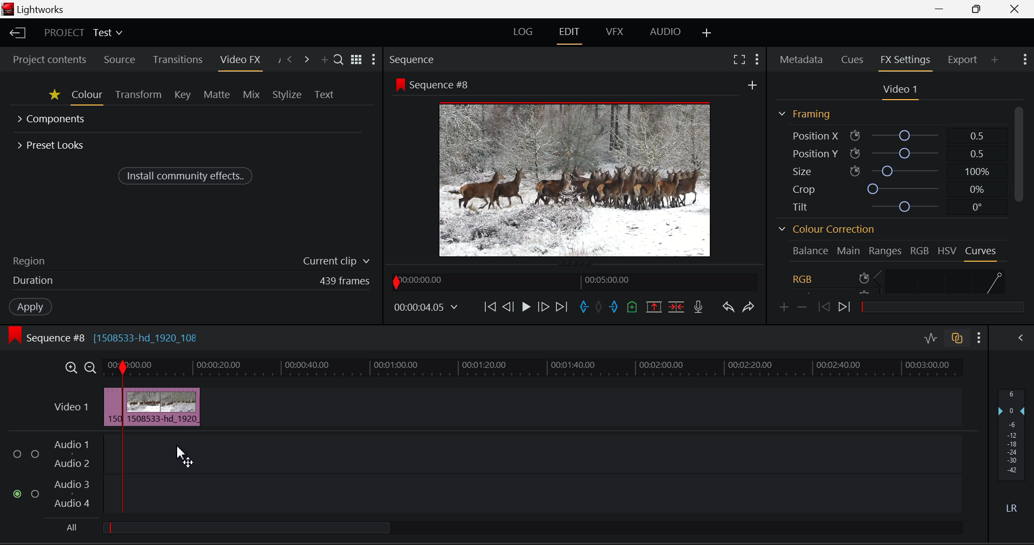 The width and height of the screenshot is (1034, 545). I want to click on LOG Layout, so click(523, 32).